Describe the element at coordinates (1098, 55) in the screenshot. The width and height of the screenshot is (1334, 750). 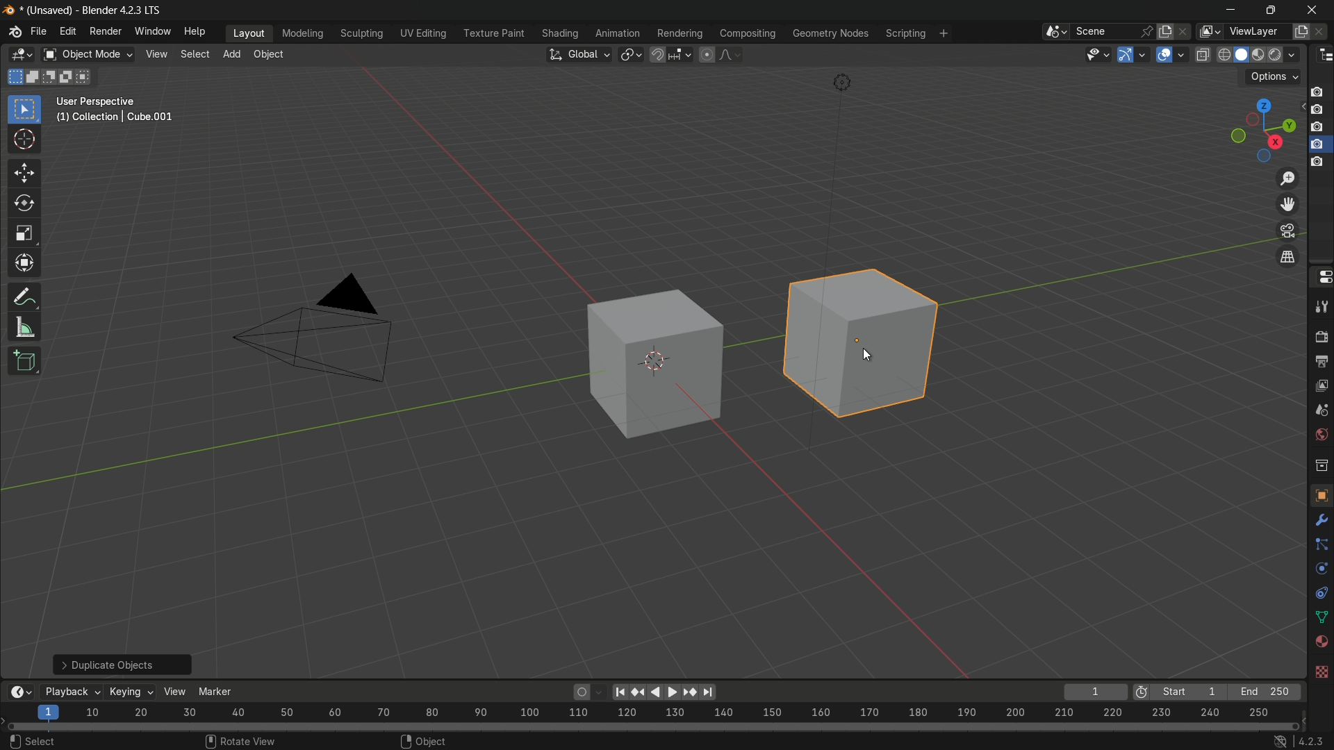
I see `selectability and visibility` at that location.